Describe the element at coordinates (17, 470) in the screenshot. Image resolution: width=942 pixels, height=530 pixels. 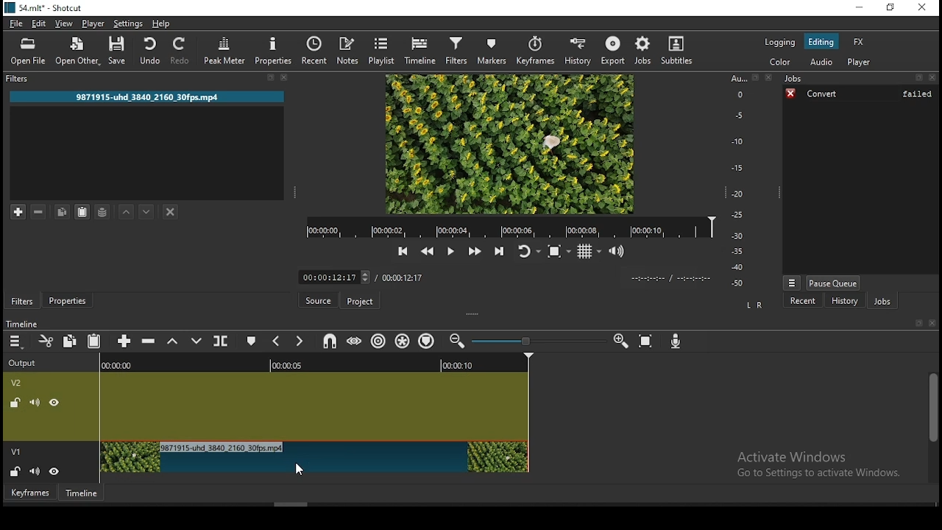
I see `(un)locked` at that location.